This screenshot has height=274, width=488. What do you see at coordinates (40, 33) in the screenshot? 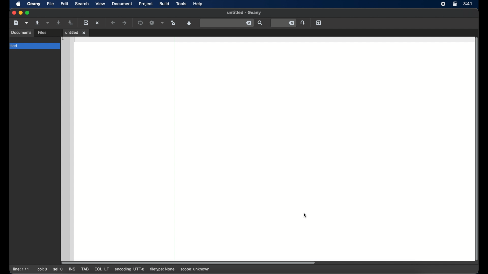
I see `documents` at bounding box center [40, 33].